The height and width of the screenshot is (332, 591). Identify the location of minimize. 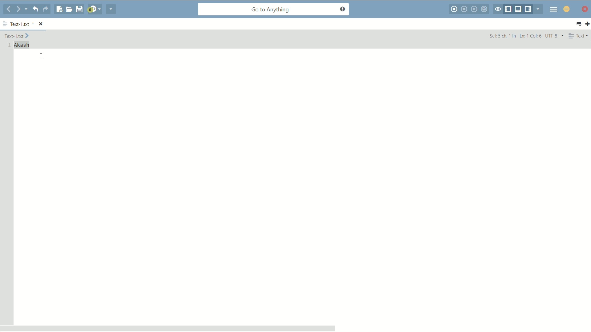
(567, 9).